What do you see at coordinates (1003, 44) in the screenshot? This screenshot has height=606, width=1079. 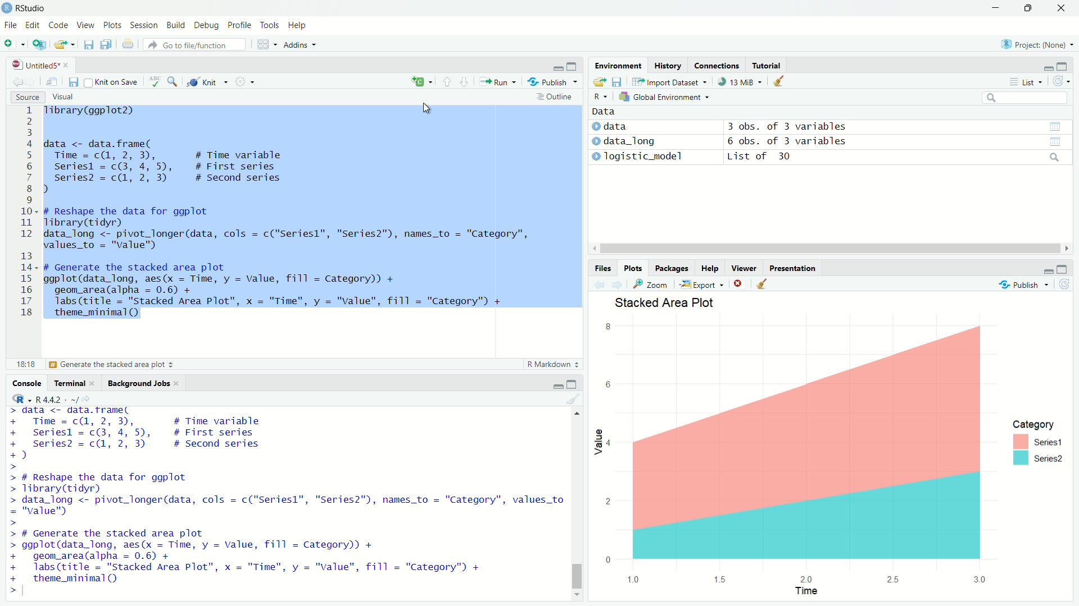 I see `R` at bounding box center [1003, 44].